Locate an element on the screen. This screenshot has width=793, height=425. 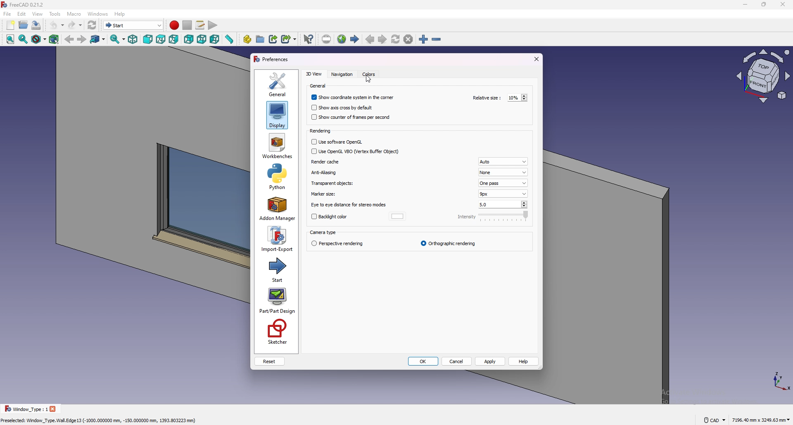
camera type is located at coordinates (324, 233).